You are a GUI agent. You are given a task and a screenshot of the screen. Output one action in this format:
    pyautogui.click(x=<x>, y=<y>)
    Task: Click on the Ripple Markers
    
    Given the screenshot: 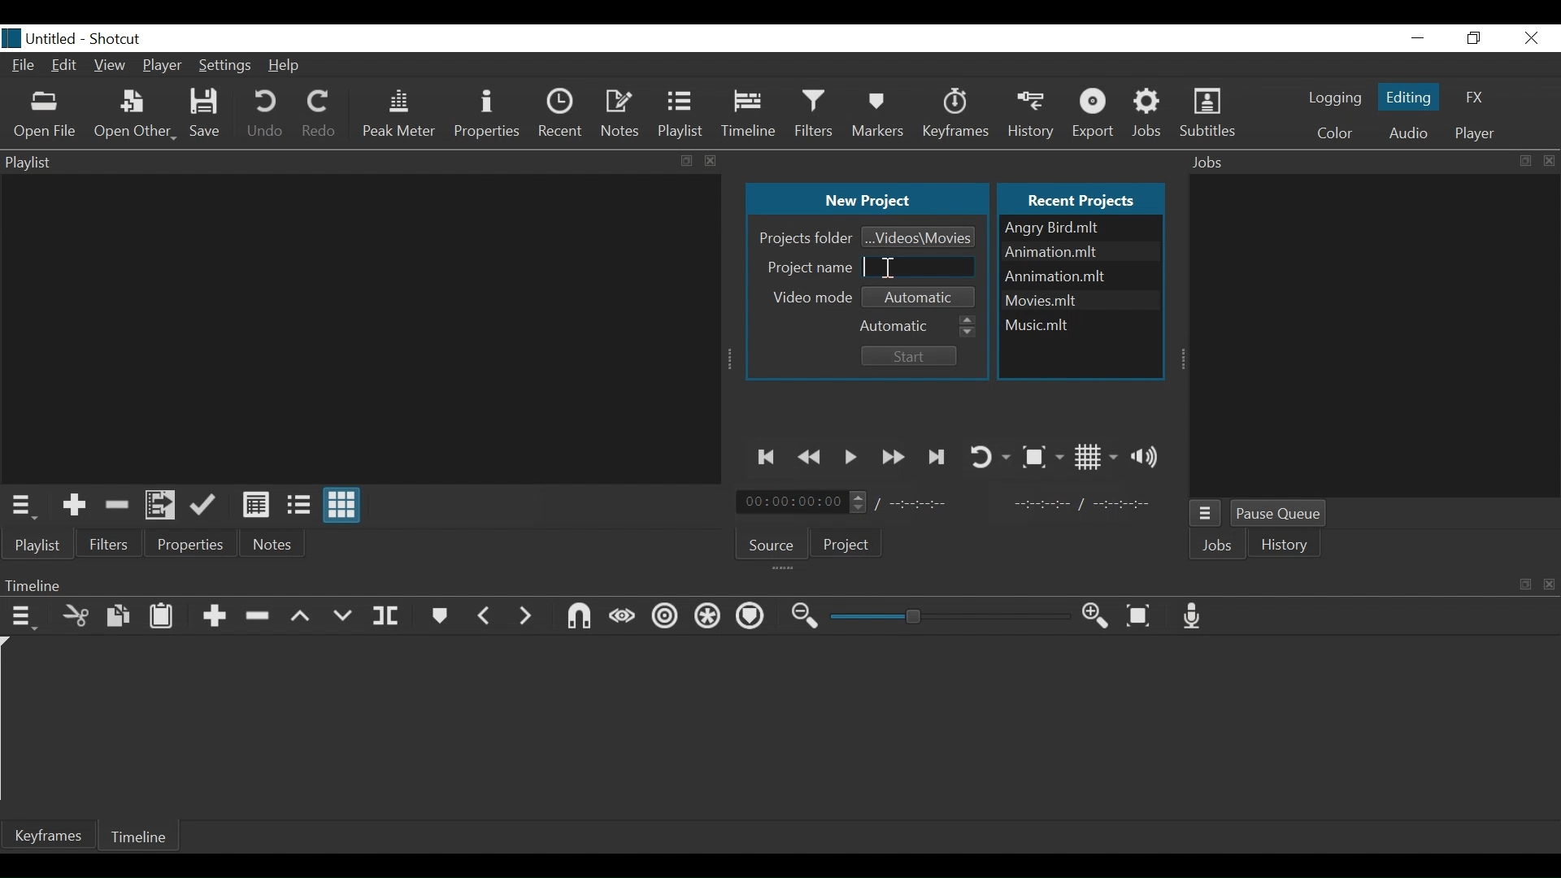 What is the action you would take?
    pyautogui.click(x=753, y=617)
    